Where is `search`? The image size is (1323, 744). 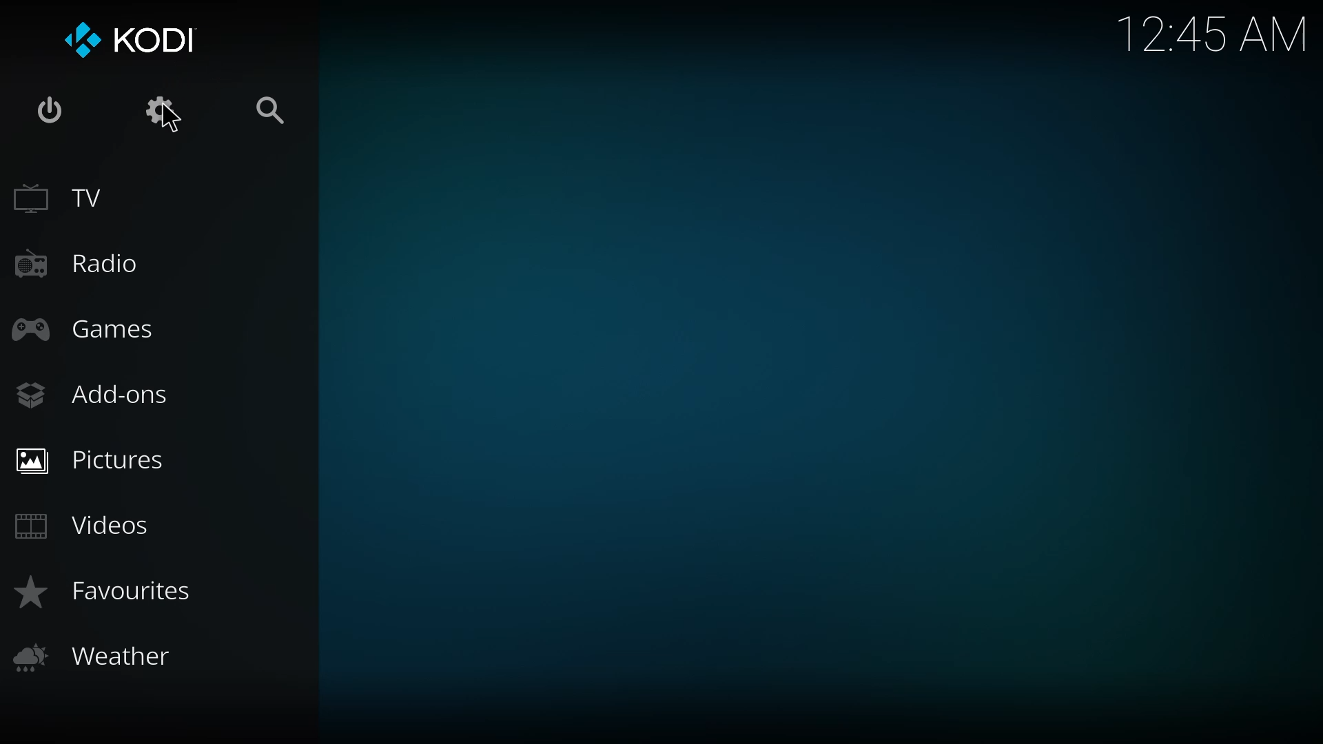 search is located at coordinates (277, 107).